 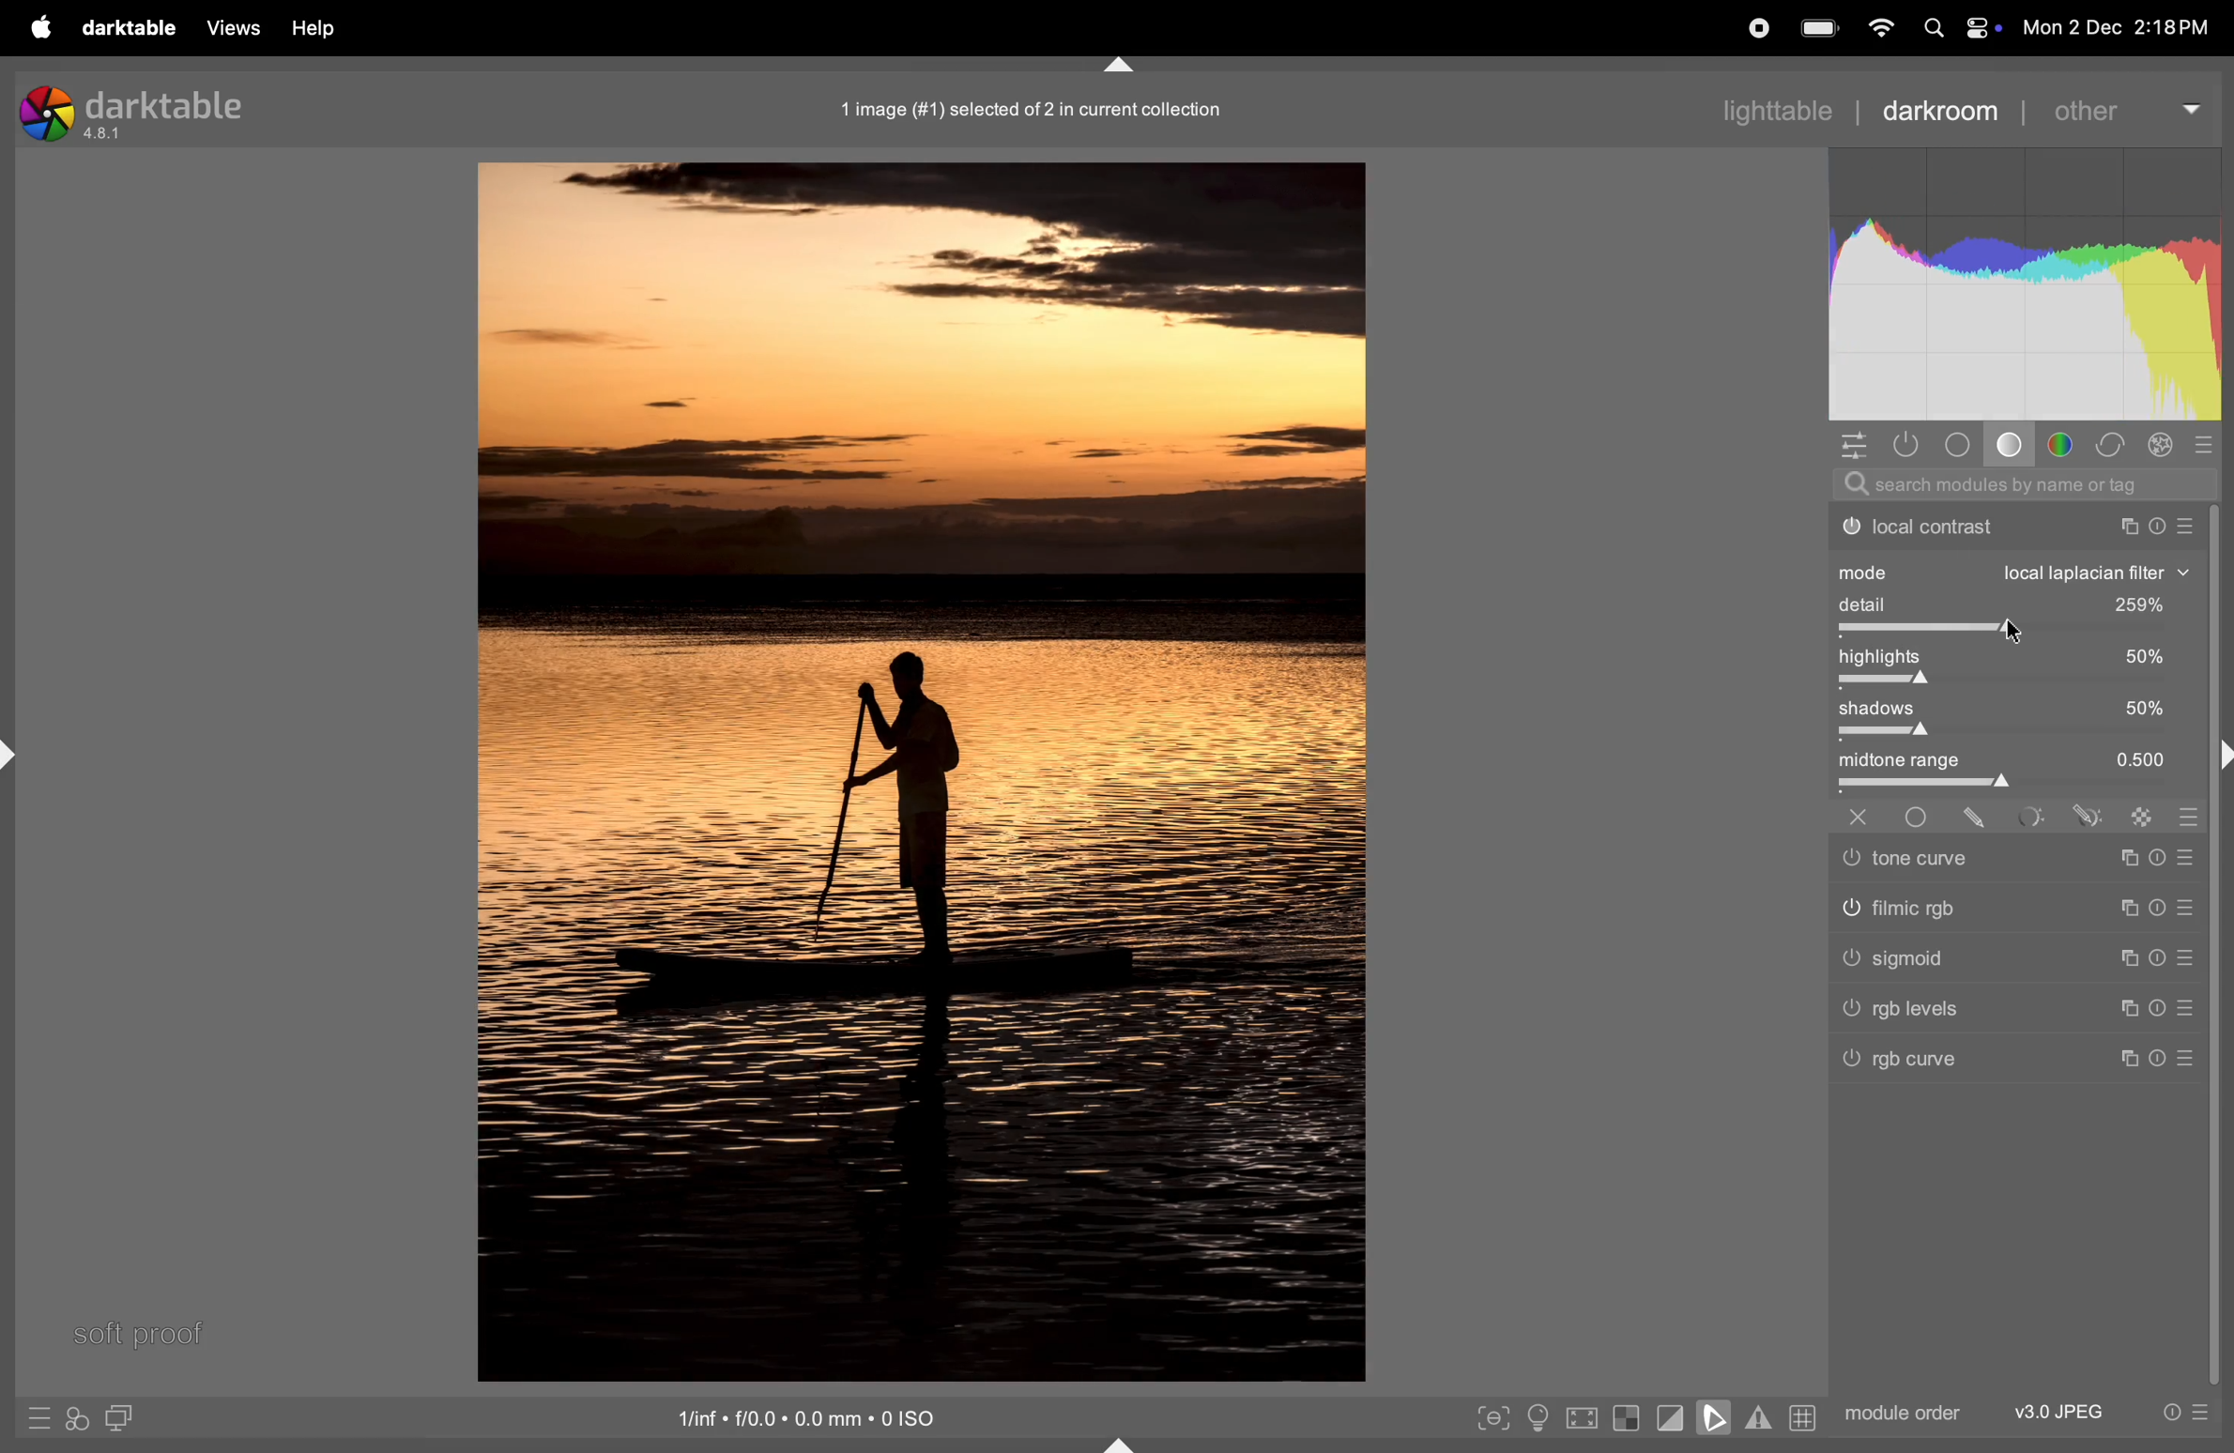 I want to click on task bar , so click(x=2220, y=948).